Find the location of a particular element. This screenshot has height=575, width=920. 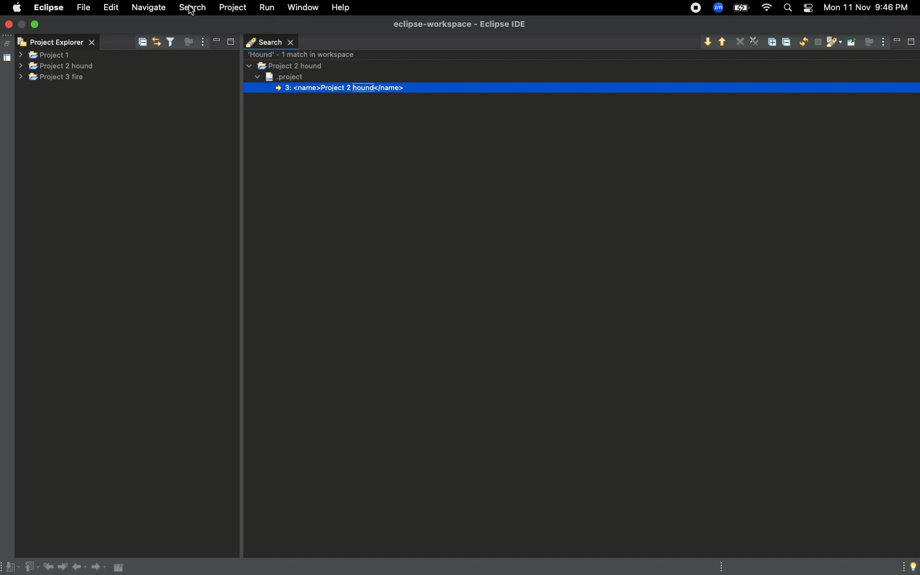

maximise is located at coordinates (36, 25).